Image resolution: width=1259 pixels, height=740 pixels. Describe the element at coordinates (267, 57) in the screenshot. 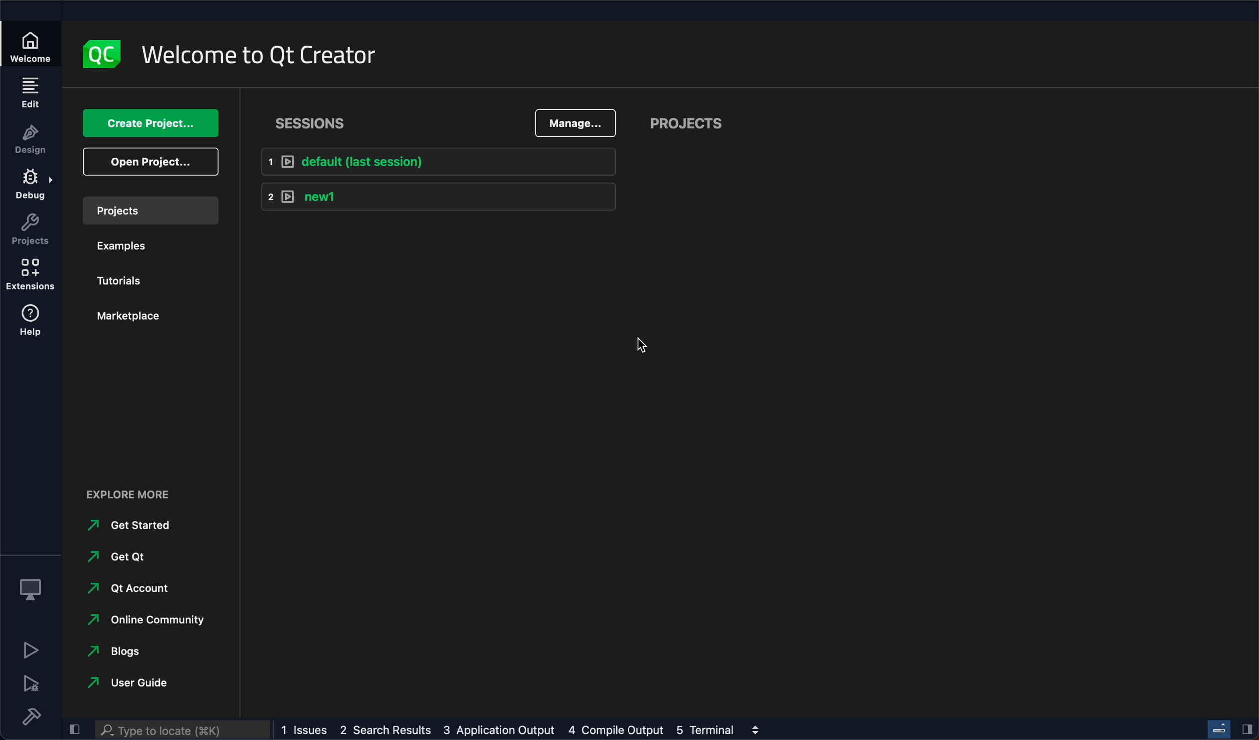

I see `welcome to Qt` at that location.